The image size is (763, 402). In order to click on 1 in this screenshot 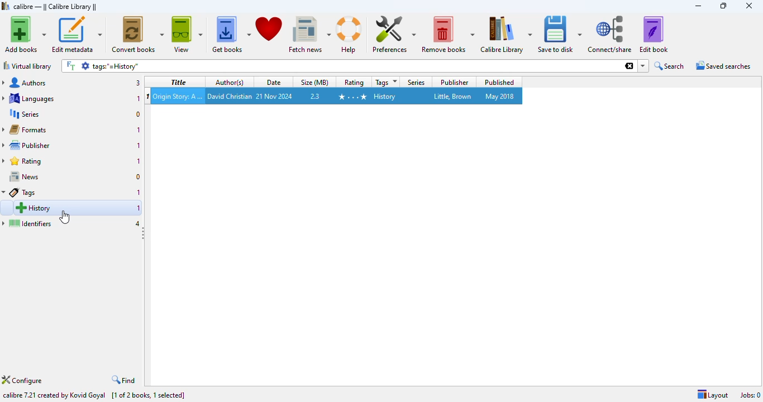, I will do `click(139, 130)`.